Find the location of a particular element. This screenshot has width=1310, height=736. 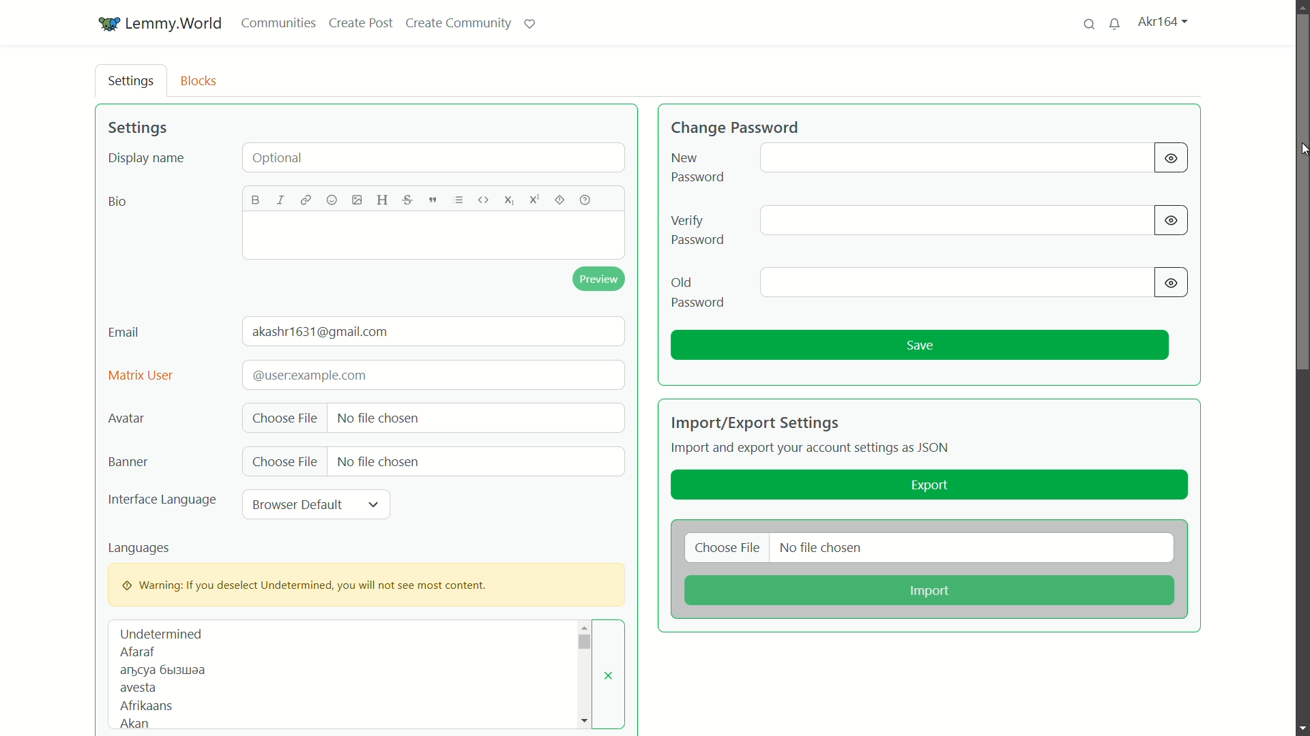

italic is located at coordinates (281, 200).